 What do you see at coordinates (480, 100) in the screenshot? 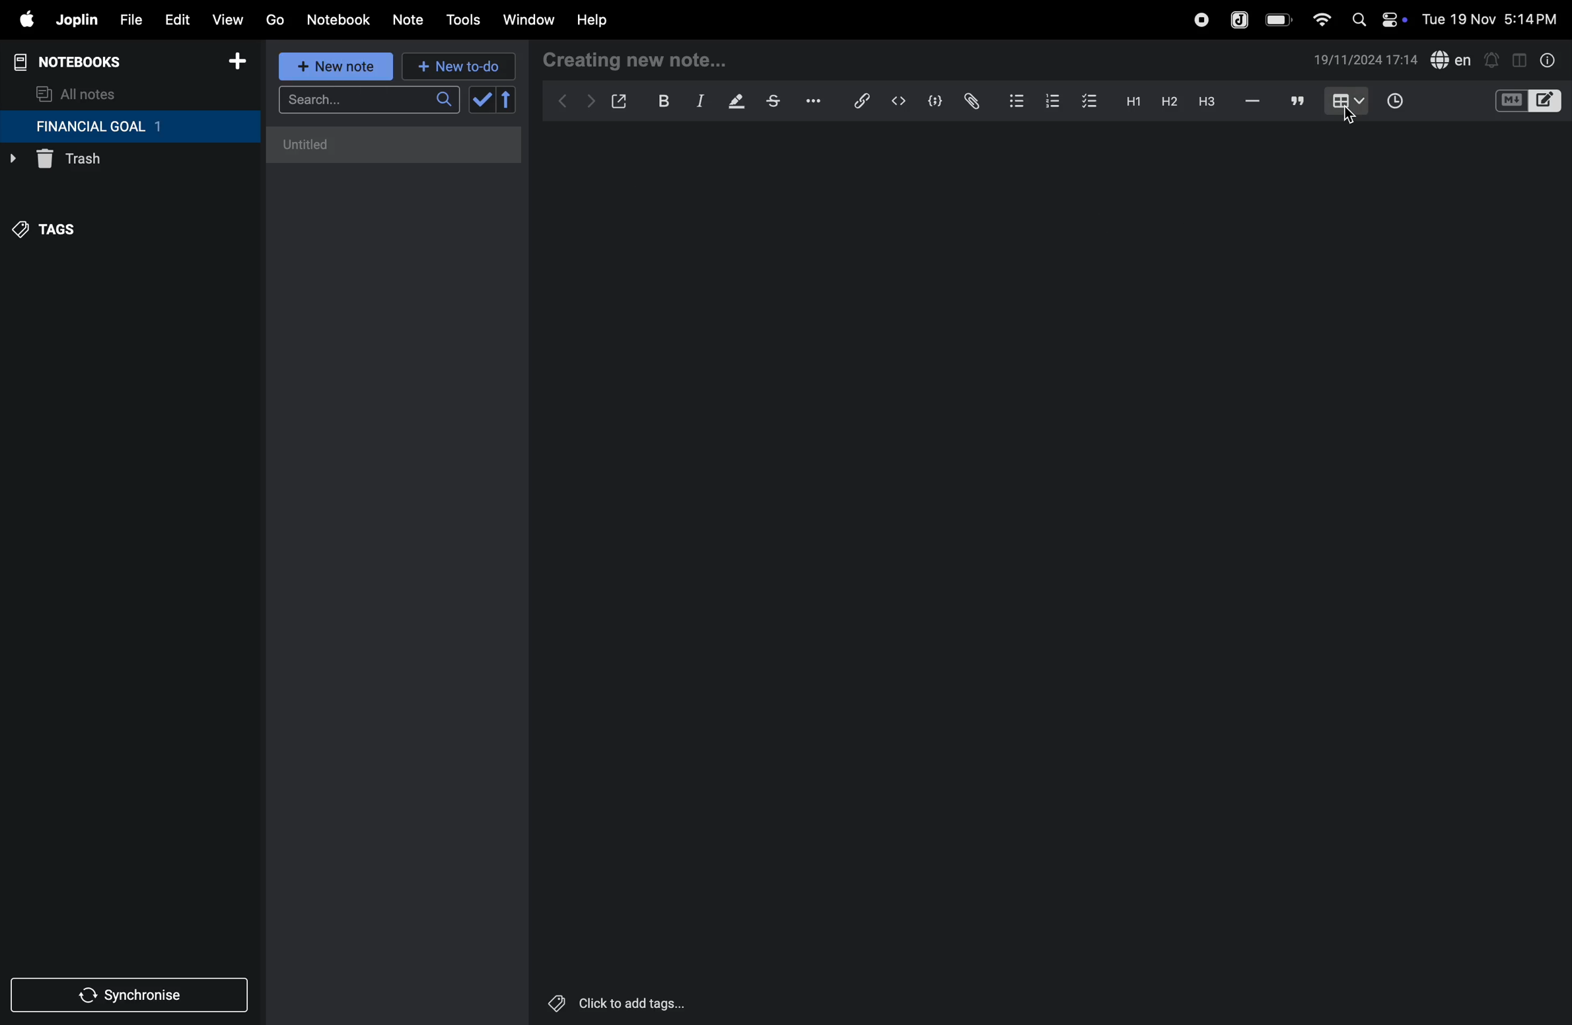
I see `check` at bounding box center [480, 100].